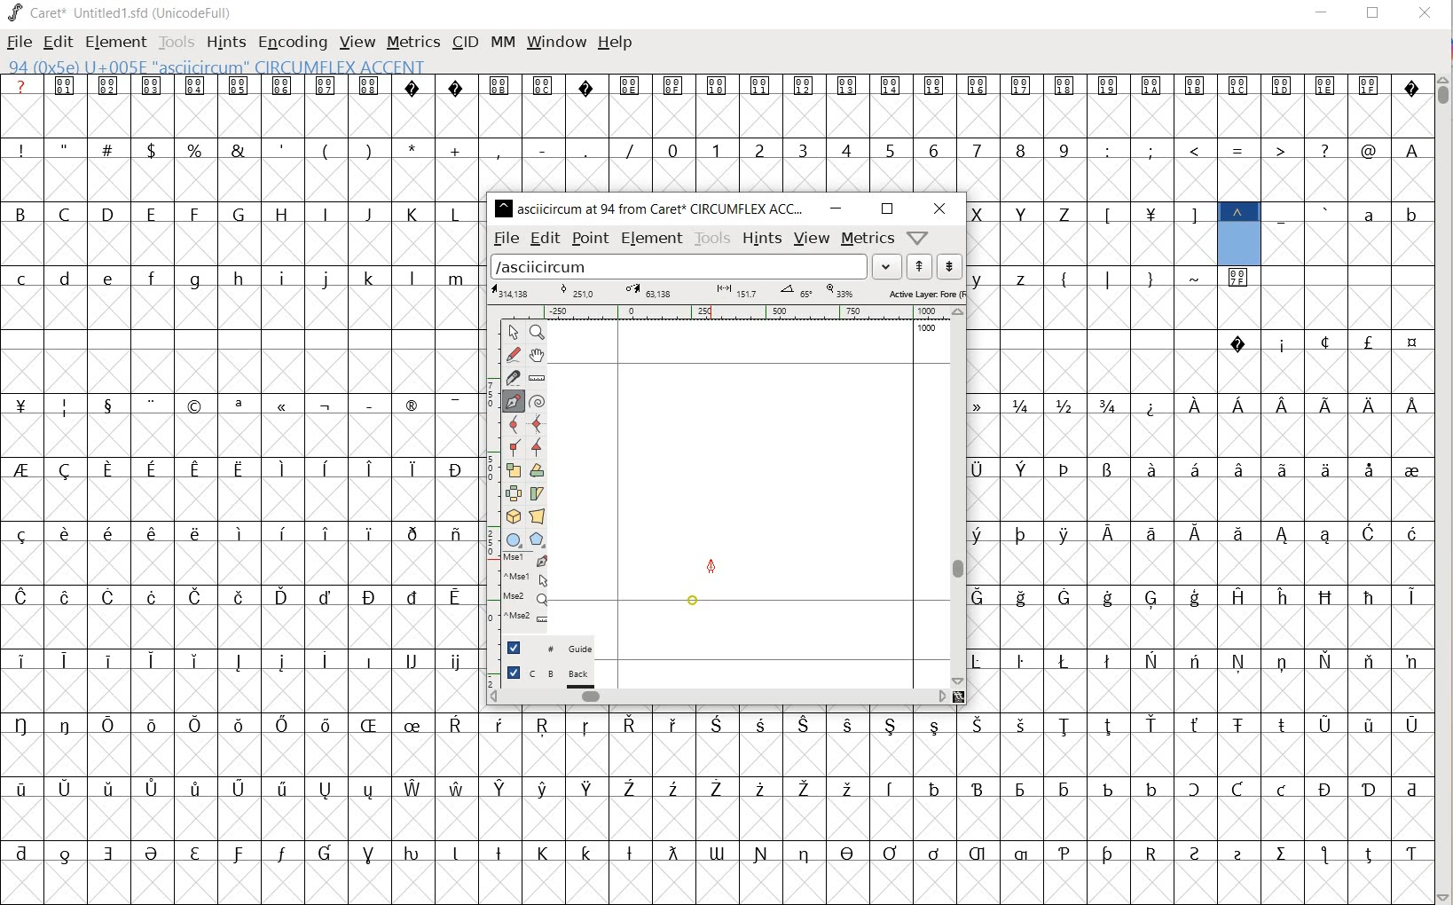 This screenshot has width=1453, height=905. Describe the element at coordinates (652, 206) in the screenshot. I see `asciicircum at 94 from caret circumflex ACCE...` at that location.